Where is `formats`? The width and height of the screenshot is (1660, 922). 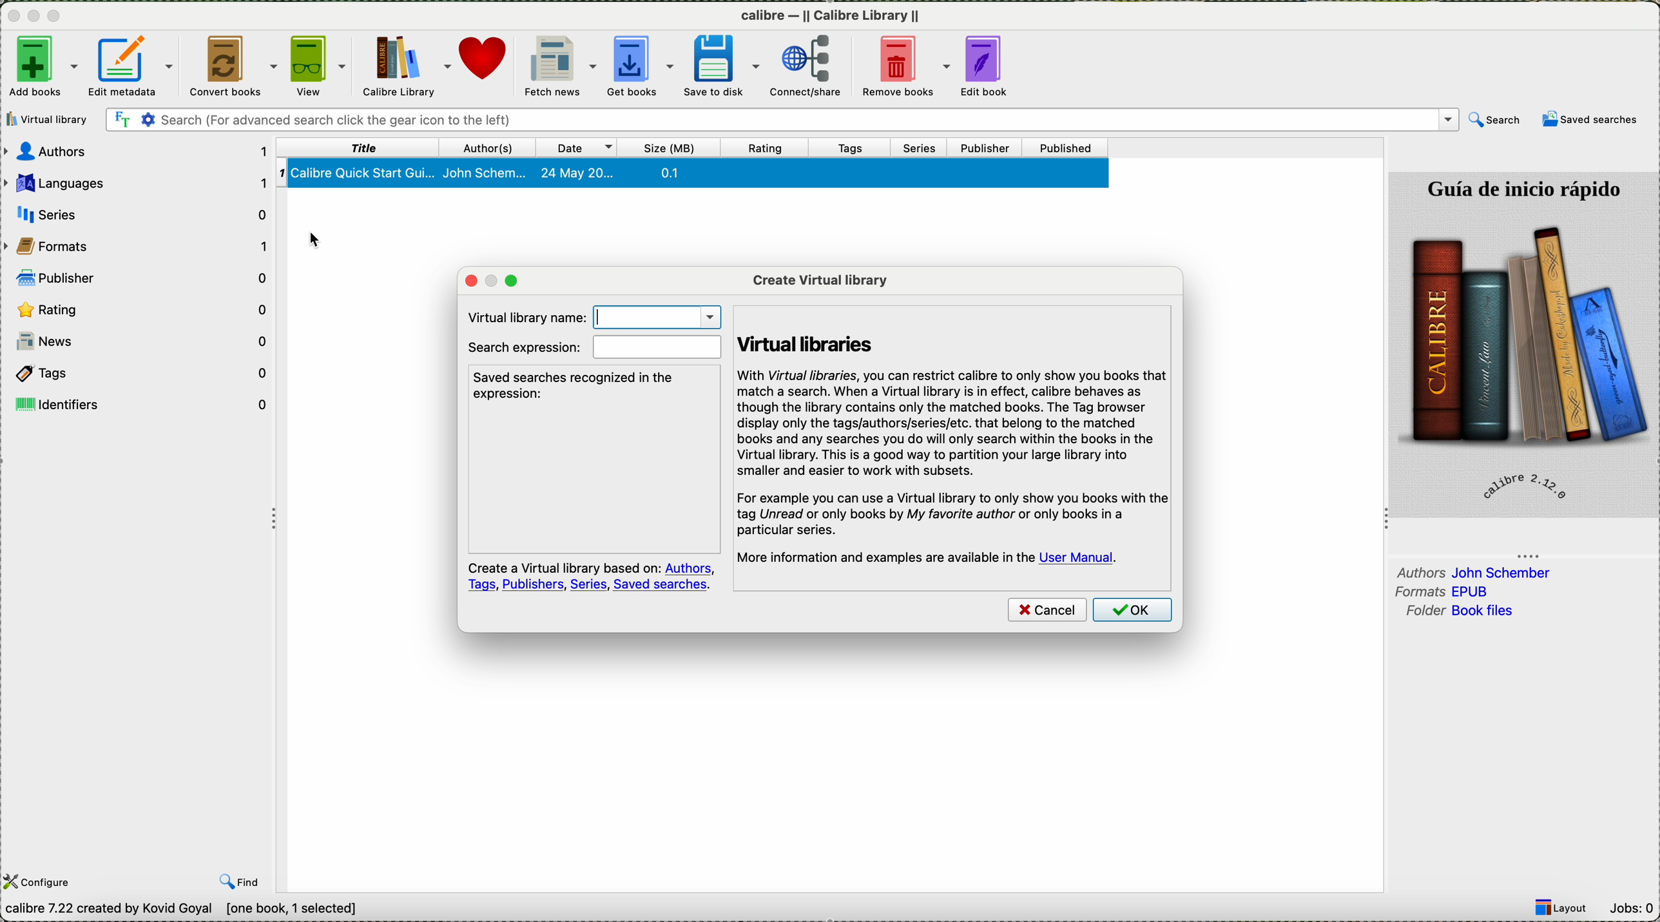 formats is located at coordinates (1447, 592).